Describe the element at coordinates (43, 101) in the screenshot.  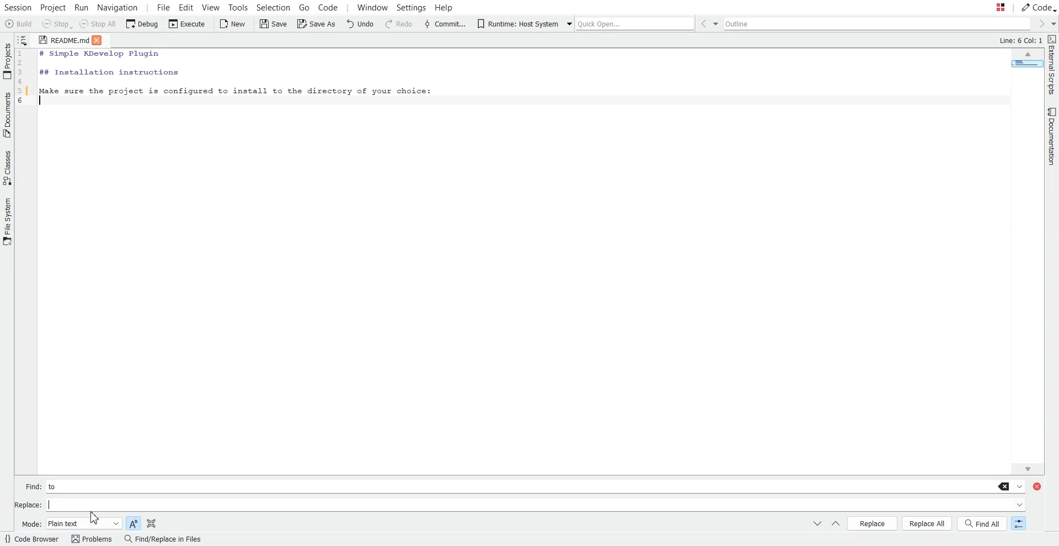
I see `Text Cursor` at that location.